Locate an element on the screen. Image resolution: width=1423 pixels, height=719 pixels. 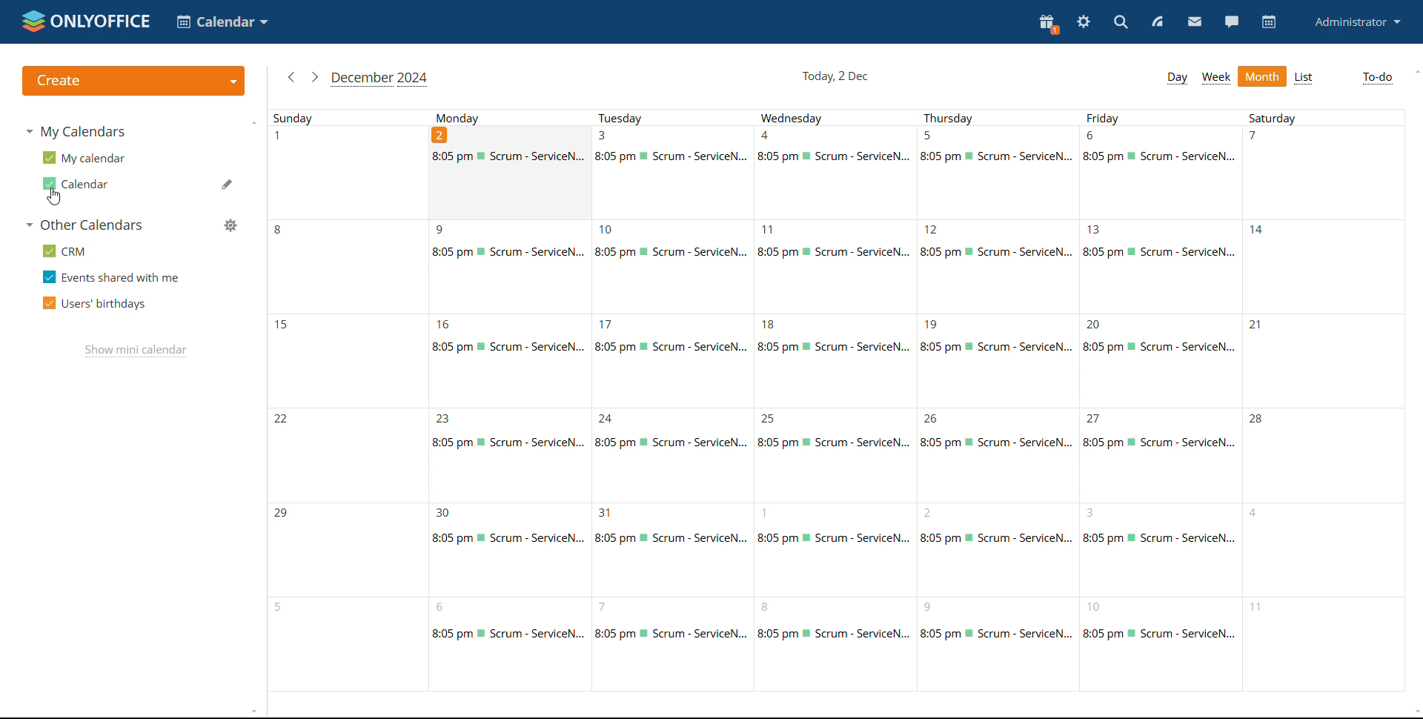
show mini calendar is located at coordinates (136, 351).